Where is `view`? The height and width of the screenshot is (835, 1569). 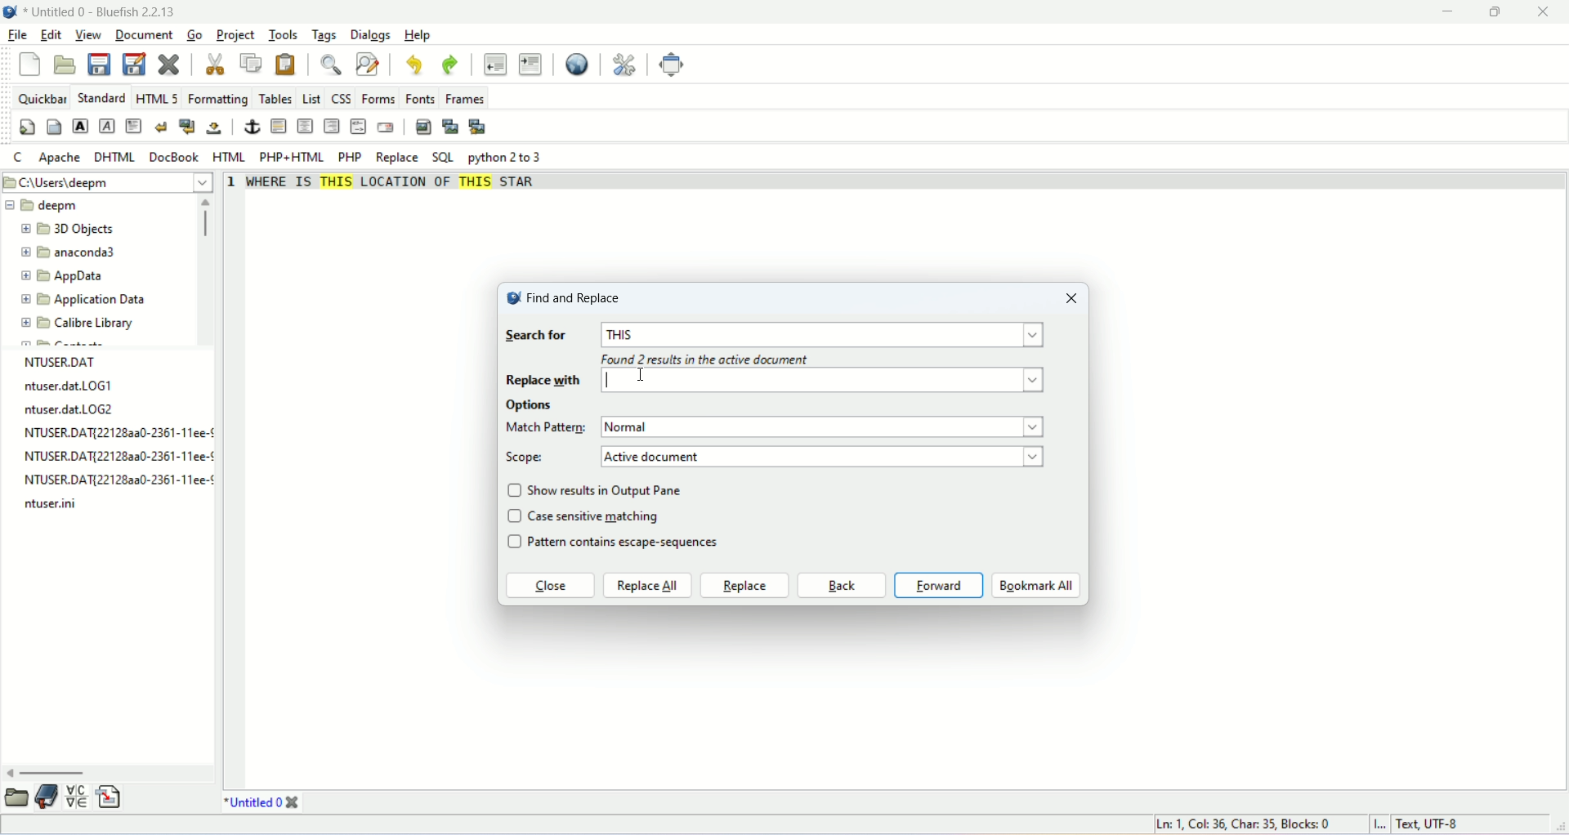
view is located at coordinates (87, 34).